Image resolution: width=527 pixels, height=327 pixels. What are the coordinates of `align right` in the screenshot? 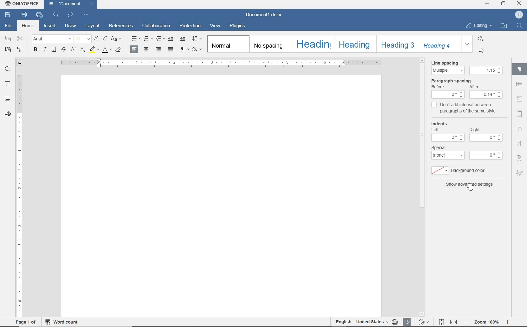 It's located at (158, 50).